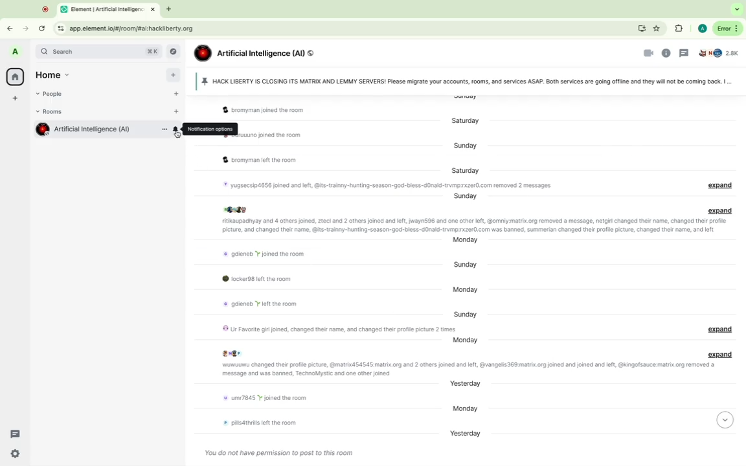 This screenshot has height=466, width=746. Describe the element at coordinates (16, 53) in the screenshot. I see `Profile` at that location.